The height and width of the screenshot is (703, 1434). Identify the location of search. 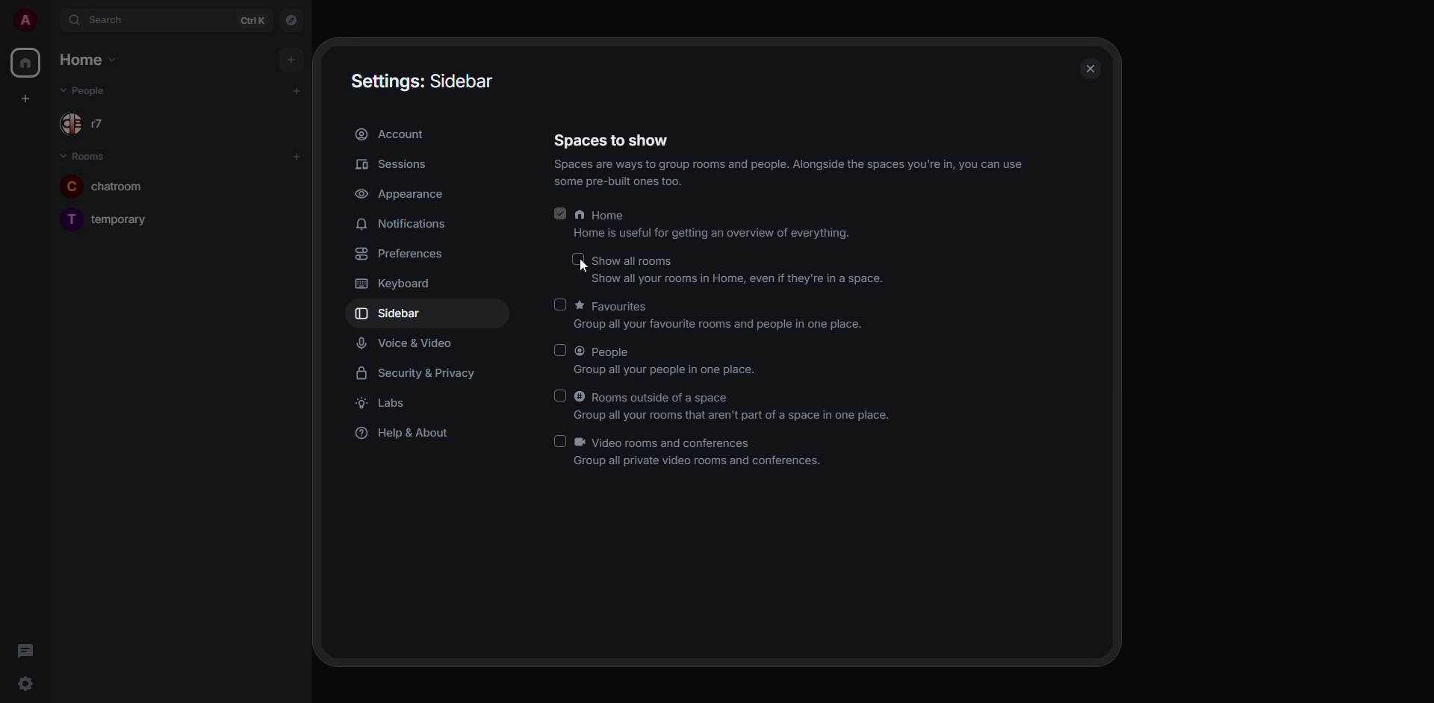
(109, 20).